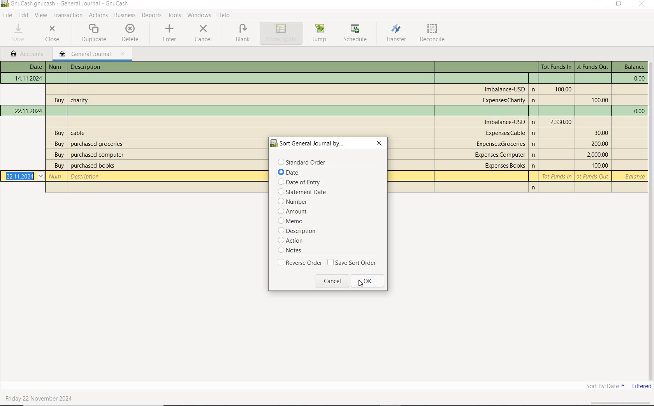 This screenshot has width=654, height=406. Describe the element at coordinates (58, 100) in the screenshot. I see `buy` at that location.